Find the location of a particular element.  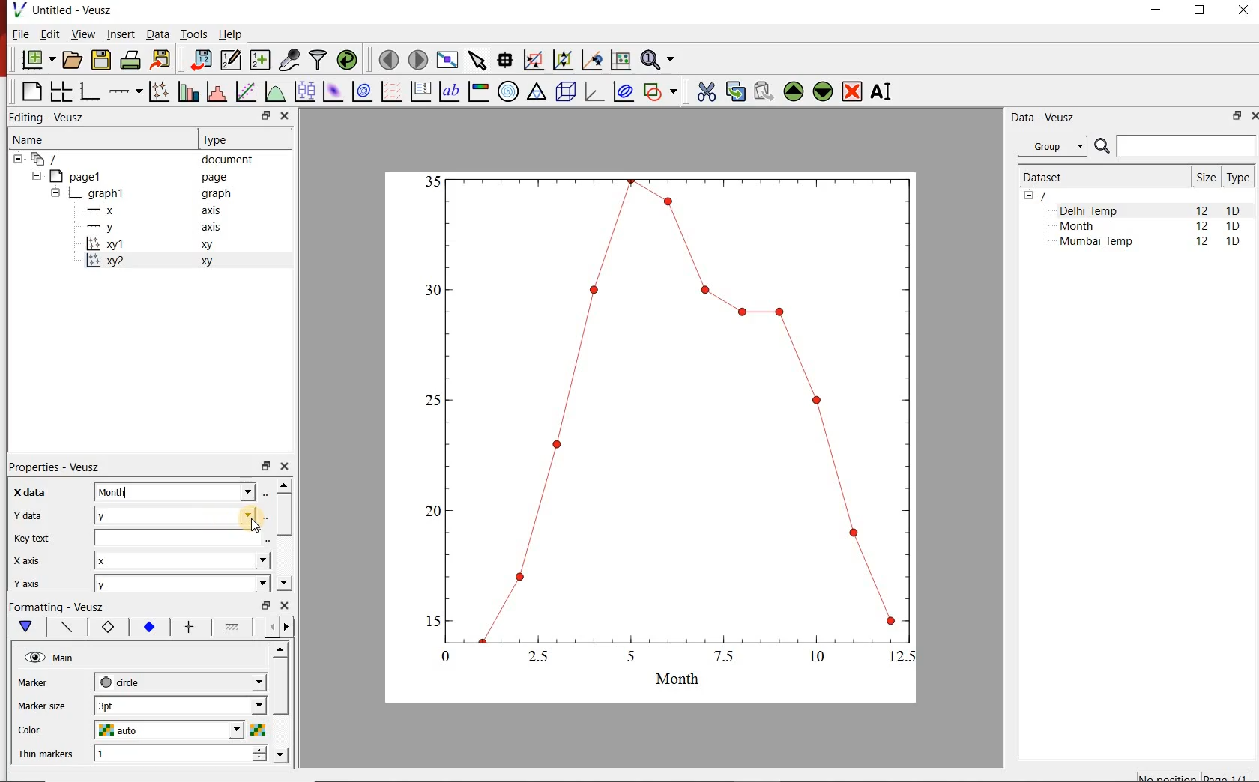

move the selected widget down is located at coordinates (823, 92).